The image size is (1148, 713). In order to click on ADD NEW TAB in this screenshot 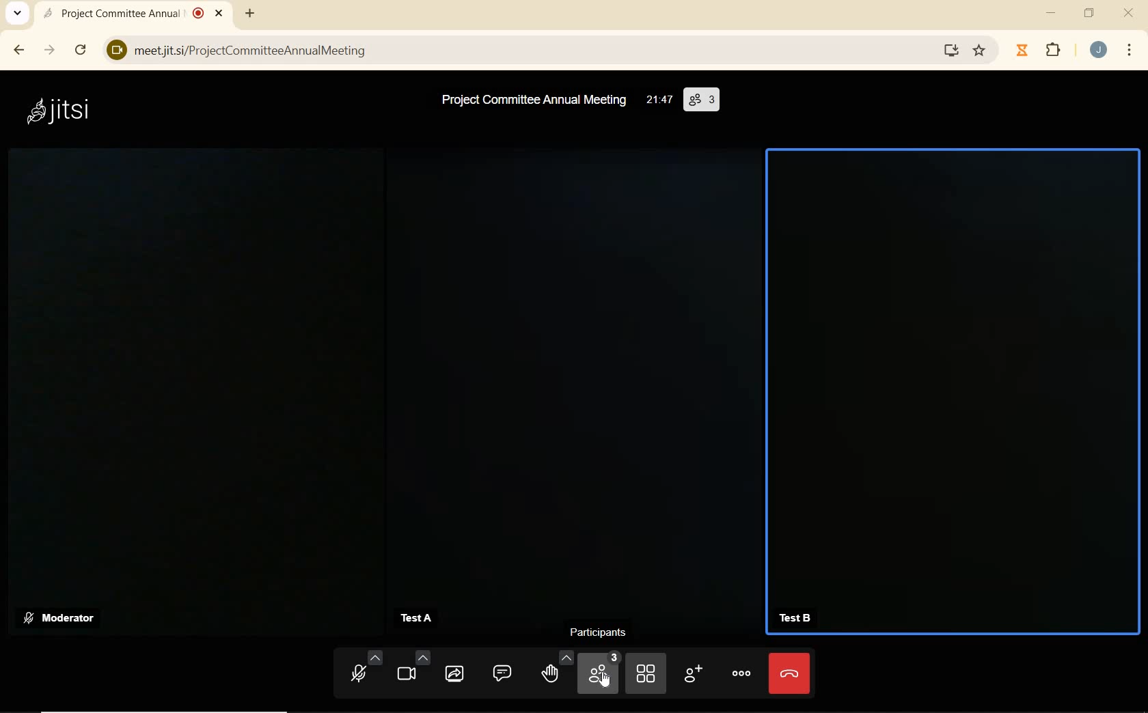, I will do `click(249, 13)`.